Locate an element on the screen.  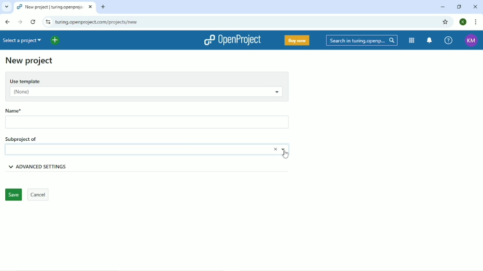
Save is located at coordinates (13, 195).